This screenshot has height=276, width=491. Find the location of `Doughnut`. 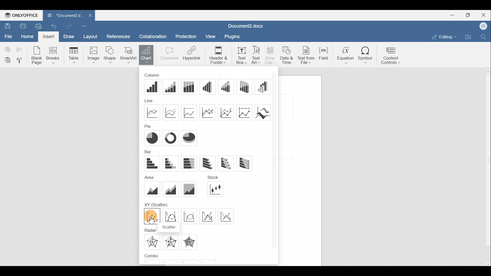

Doughnut is located at coordinates (171, 137).